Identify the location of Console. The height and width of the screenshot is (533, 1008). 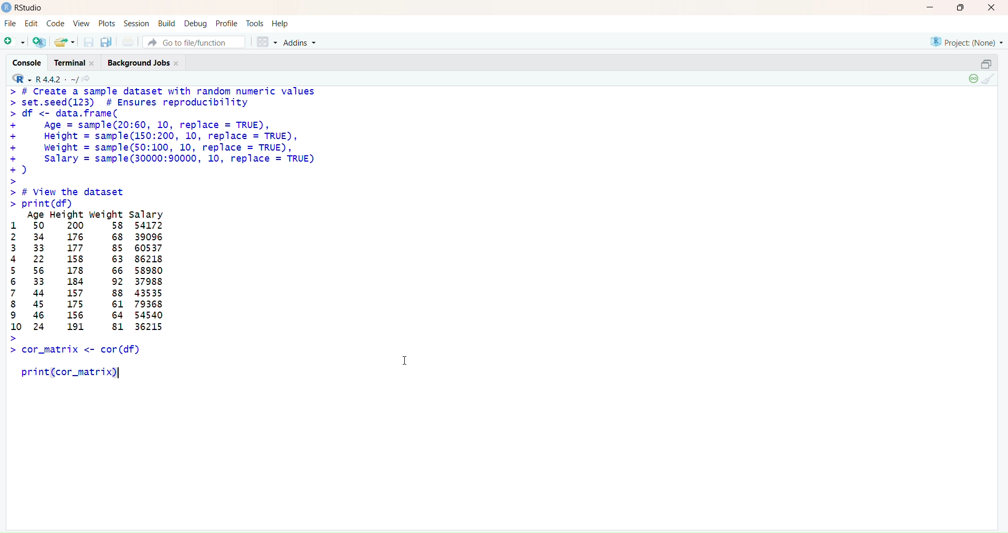
(30, 62).